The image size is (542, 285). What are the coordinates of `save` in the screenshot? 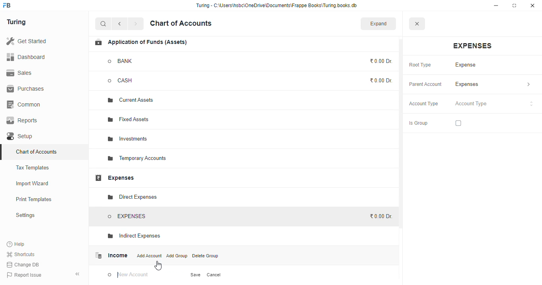 It's located at (196, 274).